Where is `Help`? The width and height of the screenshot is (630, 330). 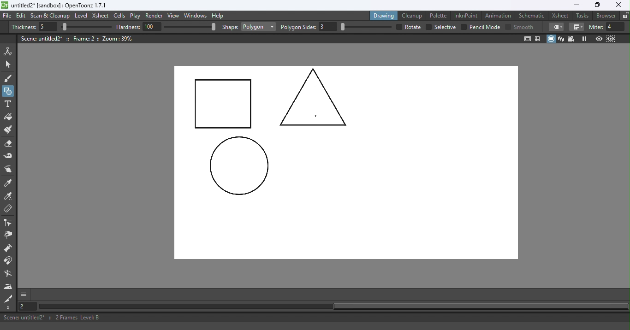
Help is located at coordinates (219, 15).